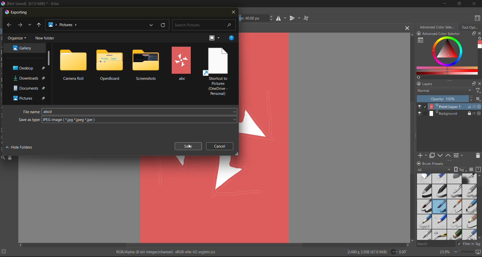 This screenshot has height=257, width=482. Describe the element at coordinates (21, 25) in the screenshot. I see `next` at that location.